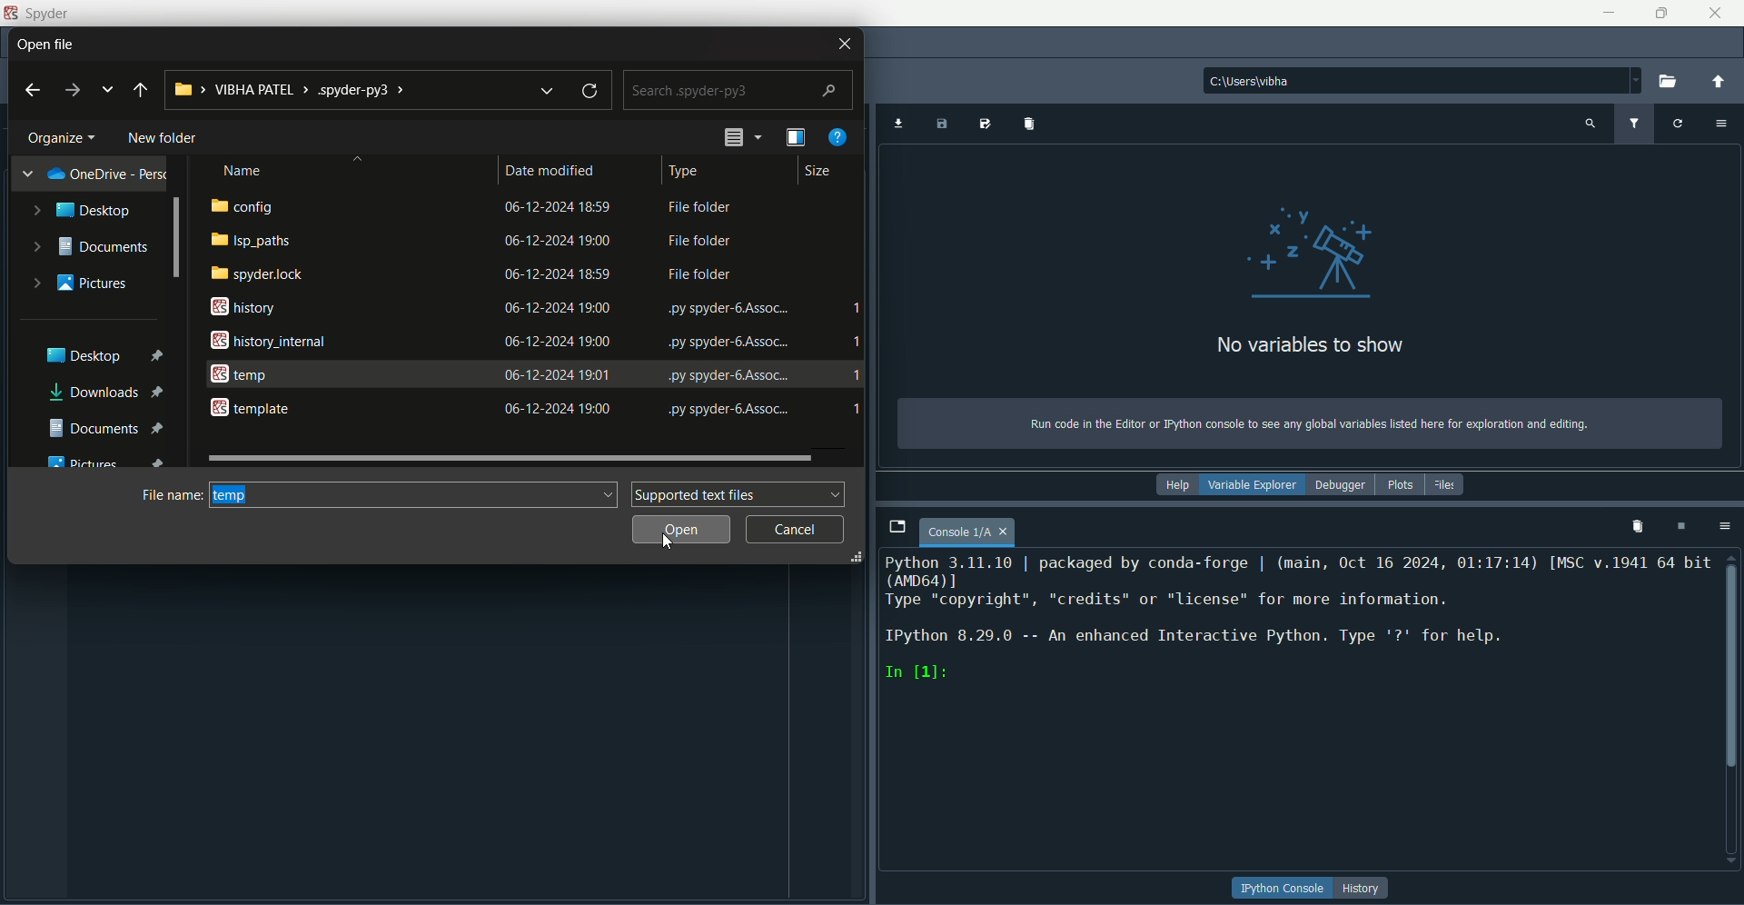 This screenshot has width=1744, height=905. Describe the element at coordinates (857, 412) in the screenshot. I see `1` at that location.